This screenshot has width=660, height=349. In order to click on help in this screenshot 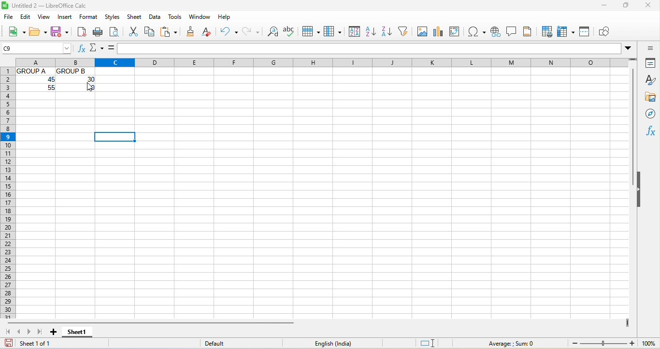, I will do `click(225, 17)`.